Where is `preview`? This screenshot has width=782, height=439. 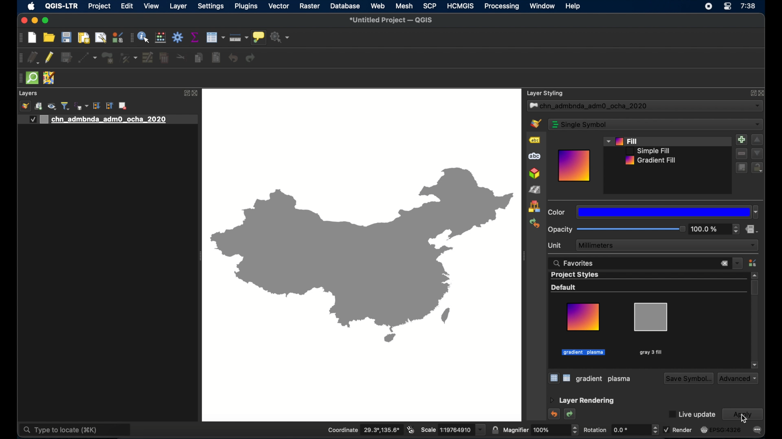 preview is located at coordinates (574, 166).